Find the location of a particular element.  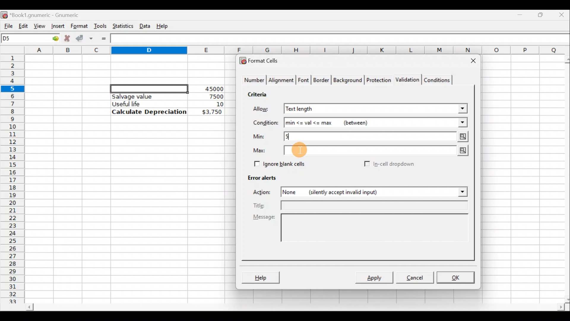

Edit is located at coordinates (23, 25).